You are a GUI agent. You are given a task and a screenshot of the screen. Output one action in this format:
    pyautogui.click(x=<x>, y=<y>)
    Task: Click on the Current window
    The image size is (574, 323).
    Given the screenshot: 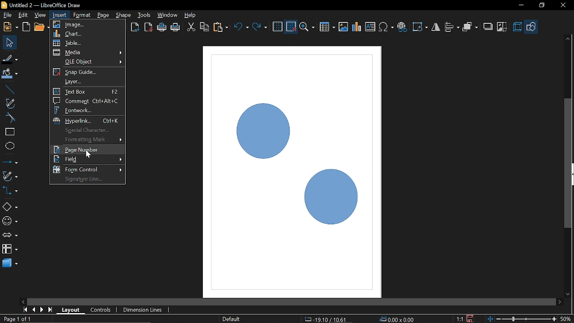 What is the action you would take?
    pyautogui.click(x=40, y=5)
    